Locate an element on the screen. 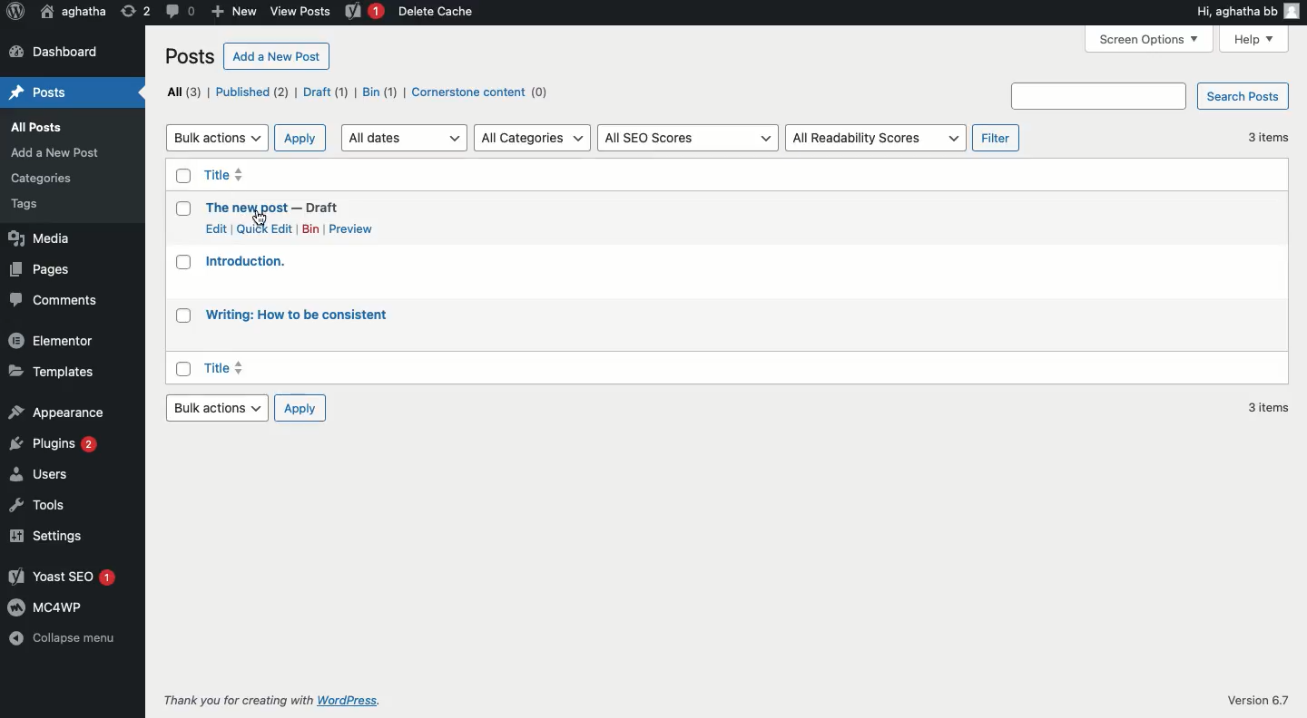  Templates is located at coordinates (56, 372).